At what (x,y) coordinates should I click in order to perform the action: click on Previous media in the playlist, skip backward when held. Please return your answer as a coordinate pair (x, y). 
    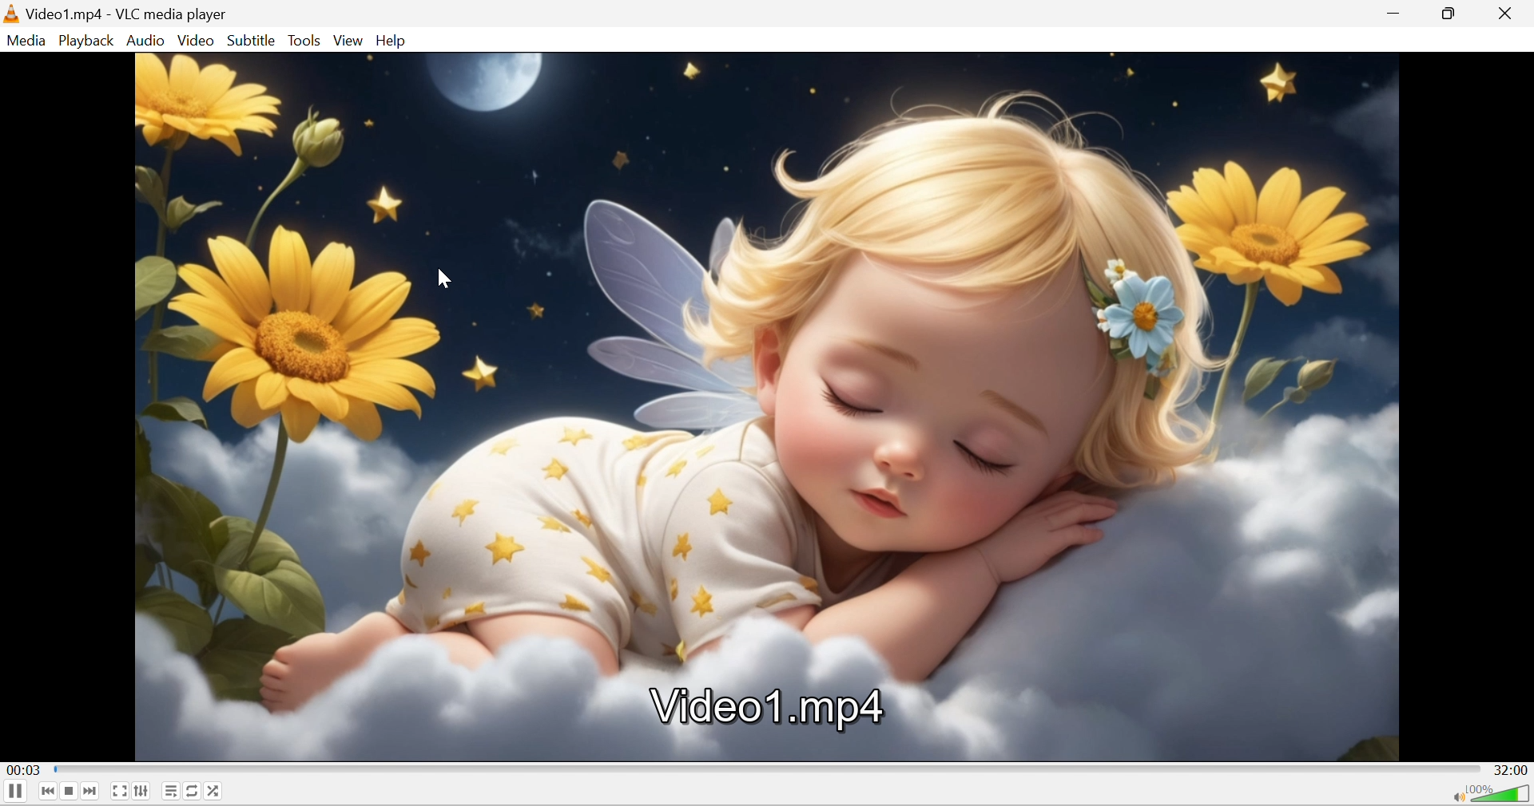
    Looking at the image, I should click on (46, 792).